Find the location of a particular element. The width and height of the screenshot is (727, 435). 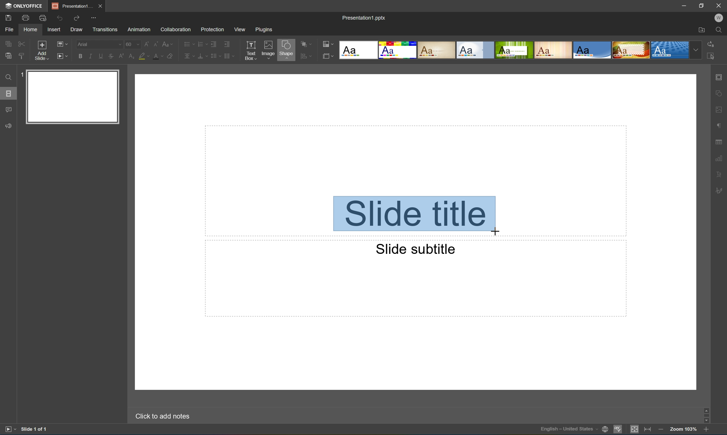

ONLYOFFICE is located at coordinates (25, 6).